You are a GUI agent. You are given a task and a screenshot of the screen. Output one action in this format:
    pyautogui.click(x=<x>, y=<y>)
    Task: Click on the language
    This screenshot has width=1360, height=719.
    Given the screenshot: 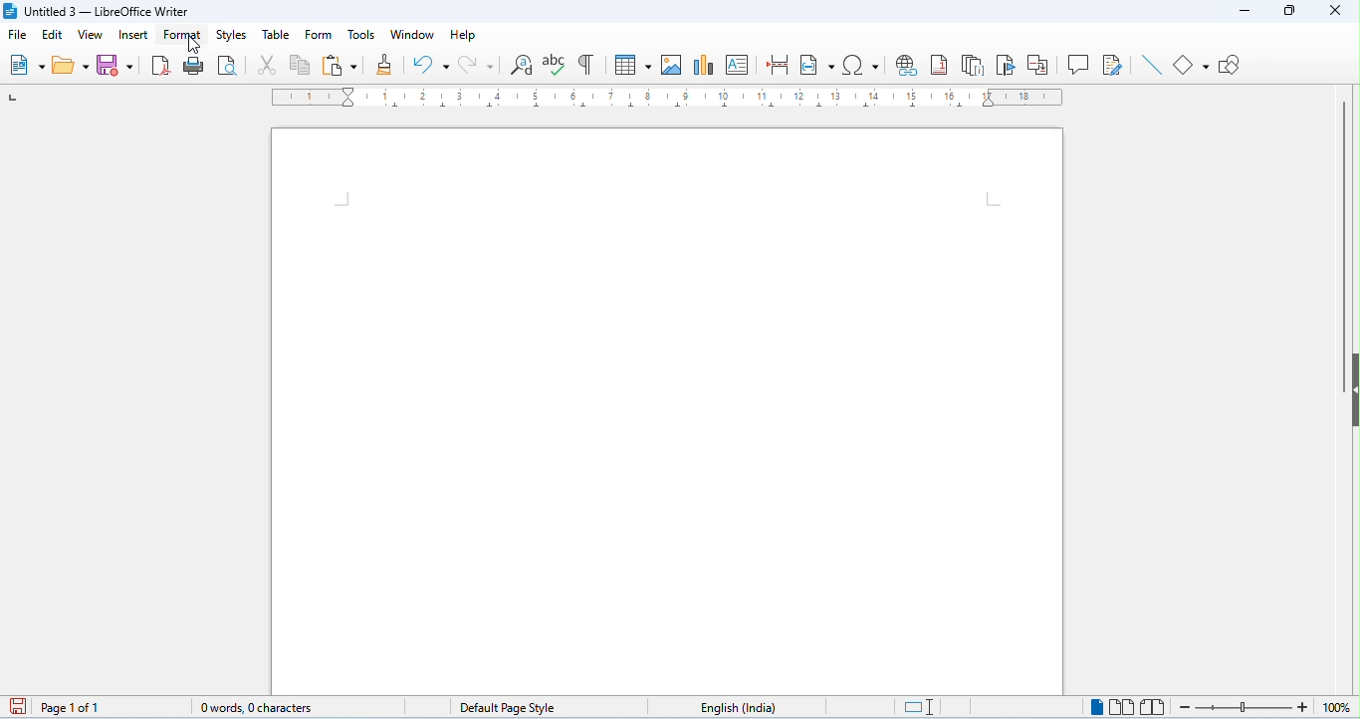 What is the action you would take?
    pyautogui.click(x=731, y=705)
    